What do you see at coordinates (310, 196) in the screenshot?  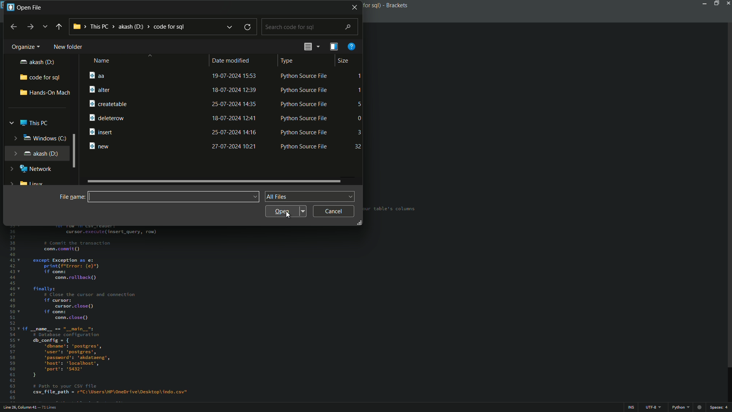 I see `file format` at bounding box center [310, 196].